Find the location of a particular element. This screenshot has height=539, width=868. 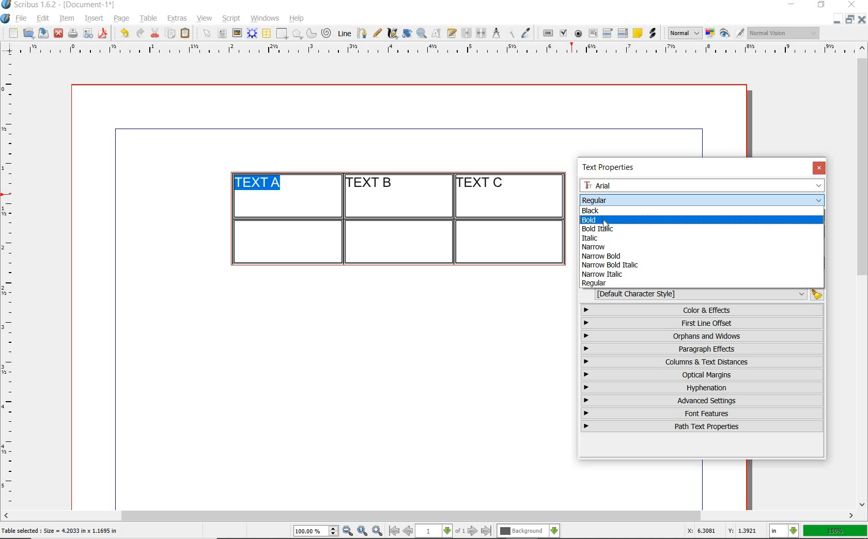

hyphenation is located at coordinates (702, 388).